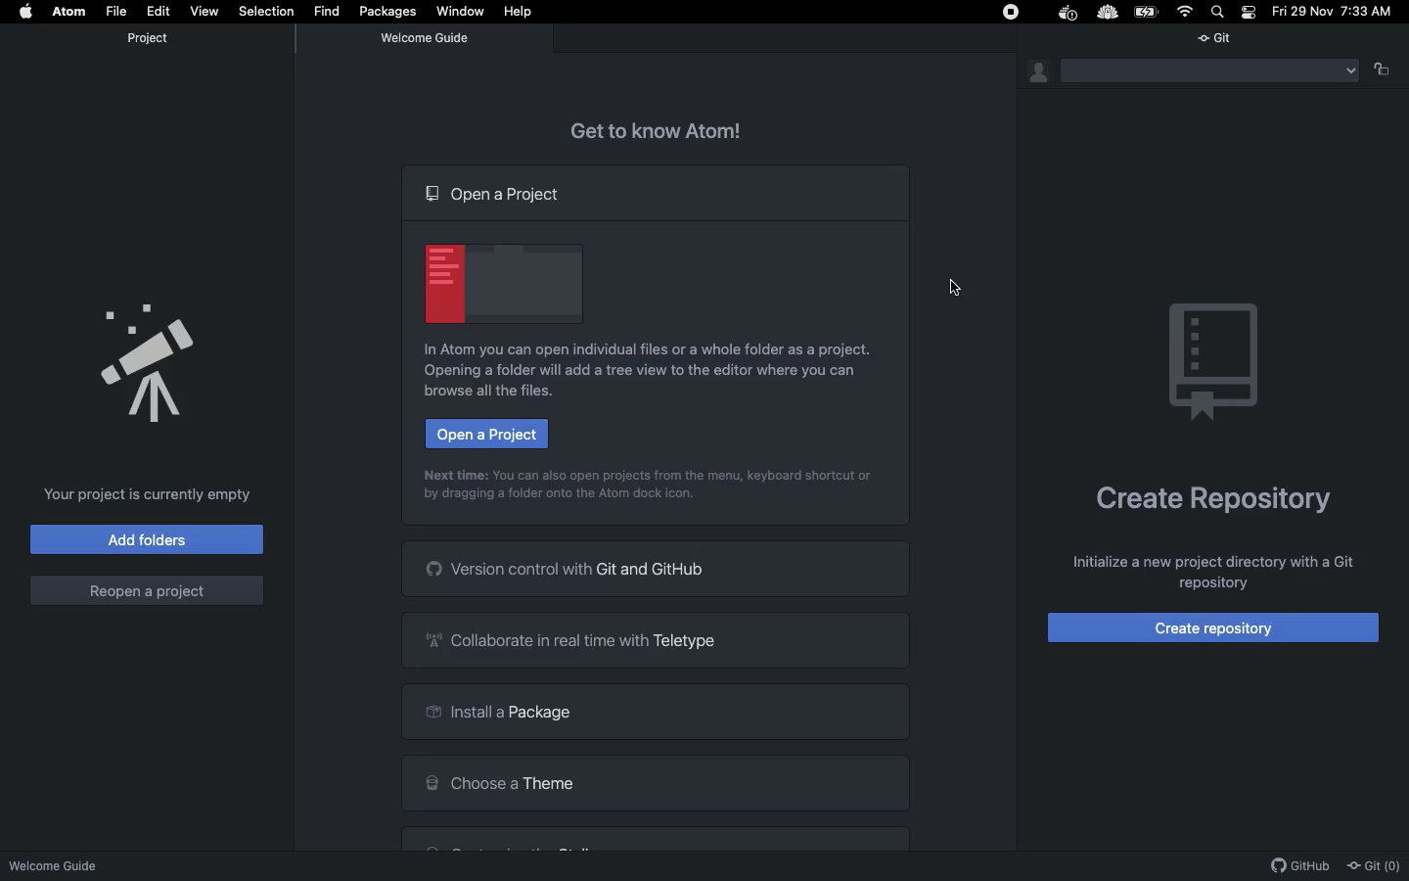 This screenshot has height=881, width=1409. What do you see at coordinates (146, 591) in the screenshot?
I see `Reopen a project ` at bounding box center [146, 591].